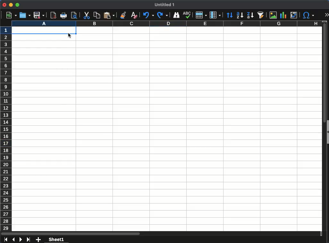 Image resolution: width=329 pixels, height=243 pixels. What do you see at coordinates (25, 15) in the screenshot?
I see `open` at bounding box center [25, 15].